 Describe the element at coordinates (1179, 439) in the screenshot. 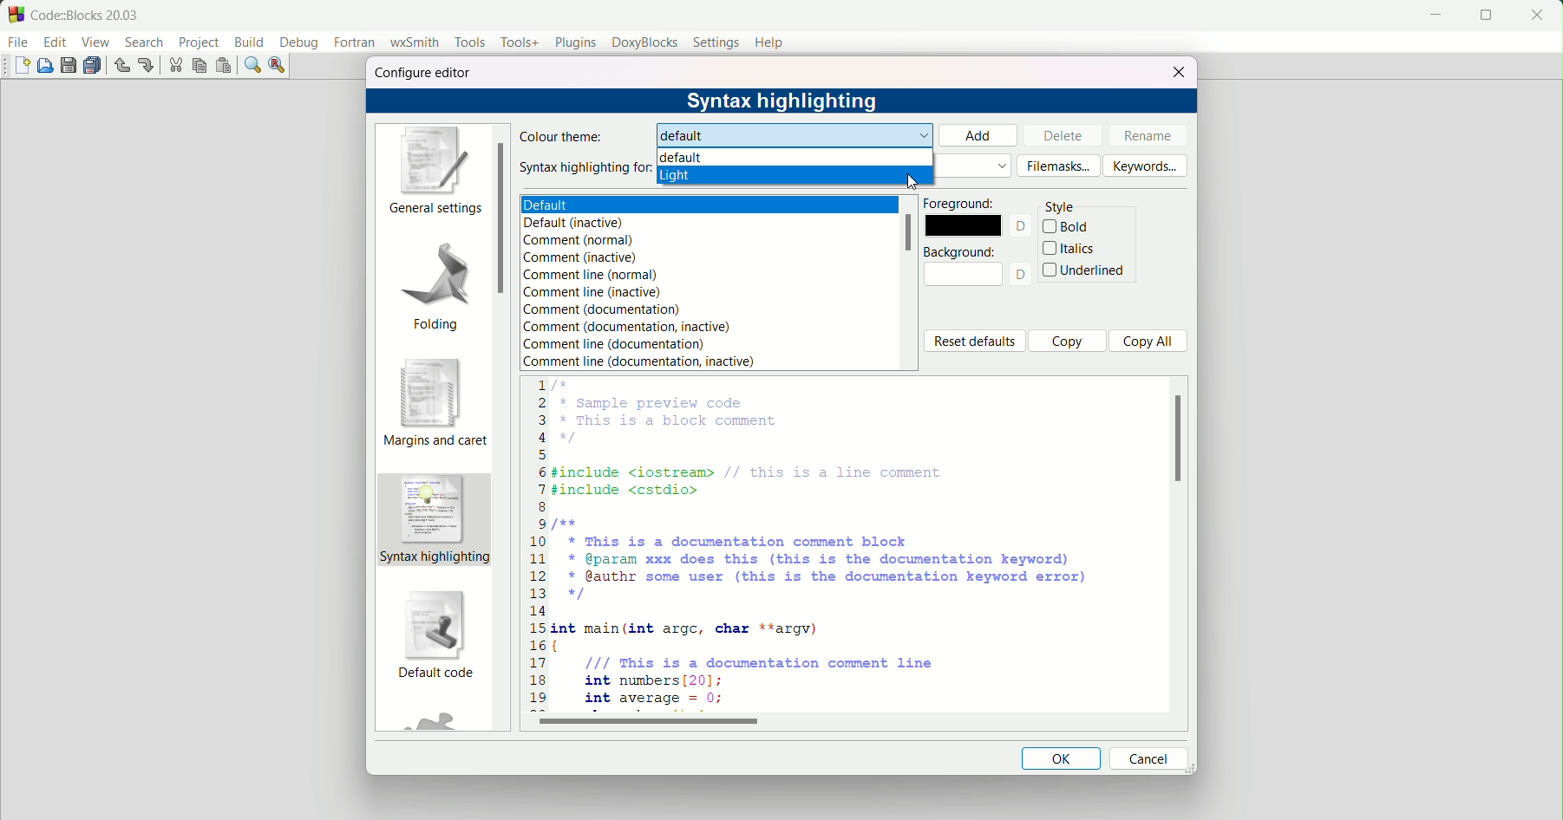

I see `scroll bar` at that location.